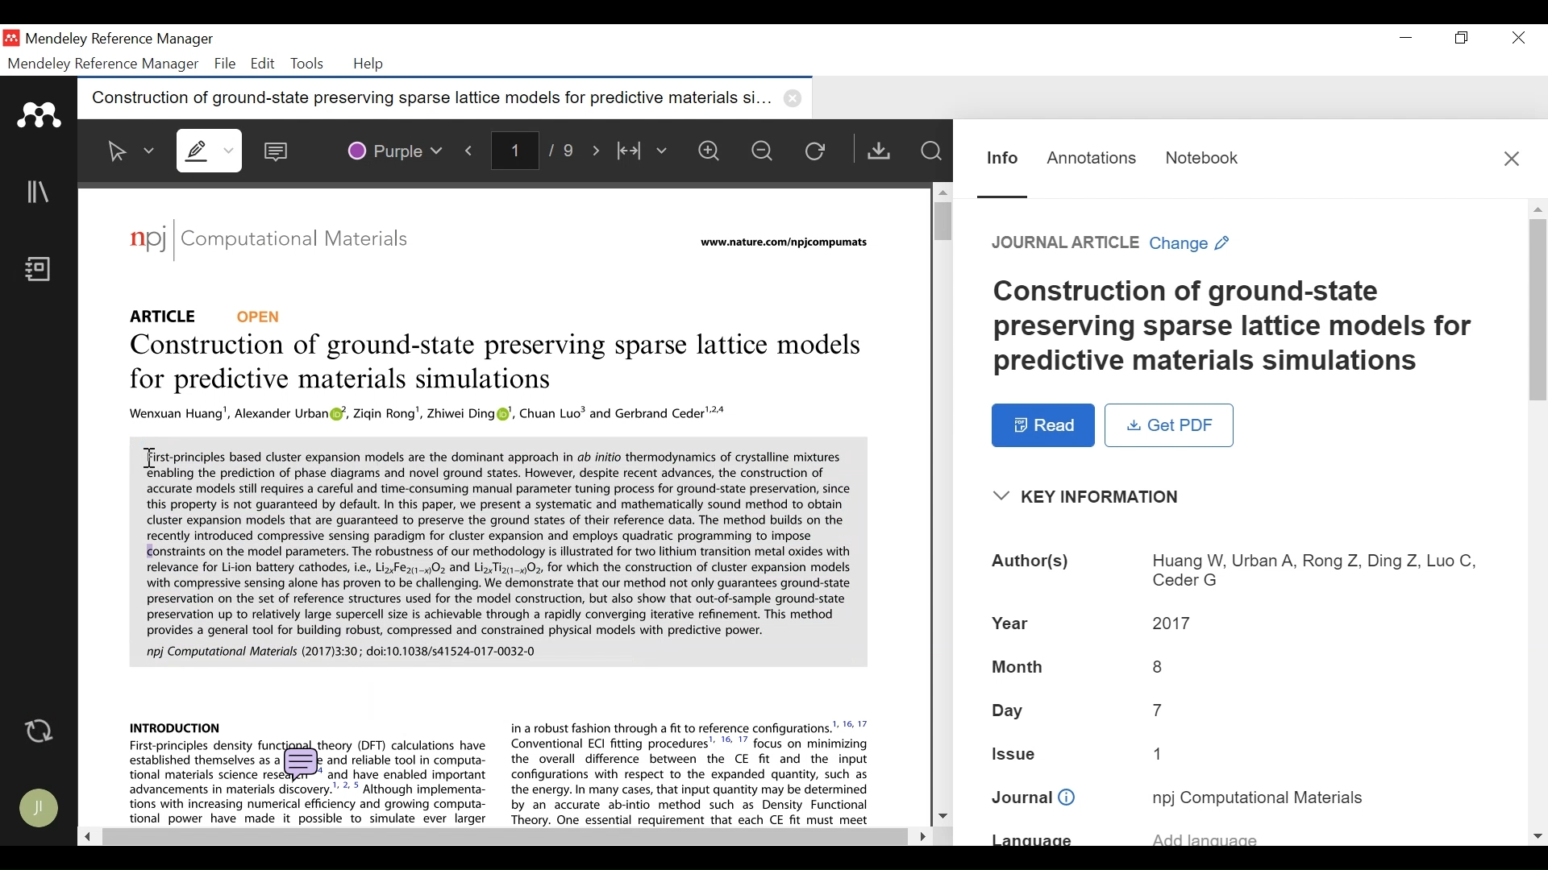 Image resolution: width=1548 pixels, height=870 pixels. Describe the element at coordinates (42, 115) in the screenshot. I see `Mendeley logo` at that location.